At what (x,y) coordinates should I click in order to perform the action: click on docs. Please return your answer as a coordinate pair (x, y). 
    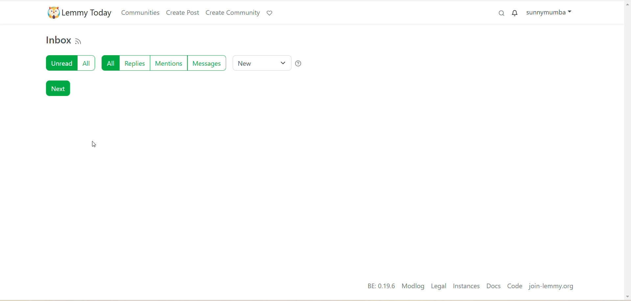
    Looking at the image, I should click on (493, 287).